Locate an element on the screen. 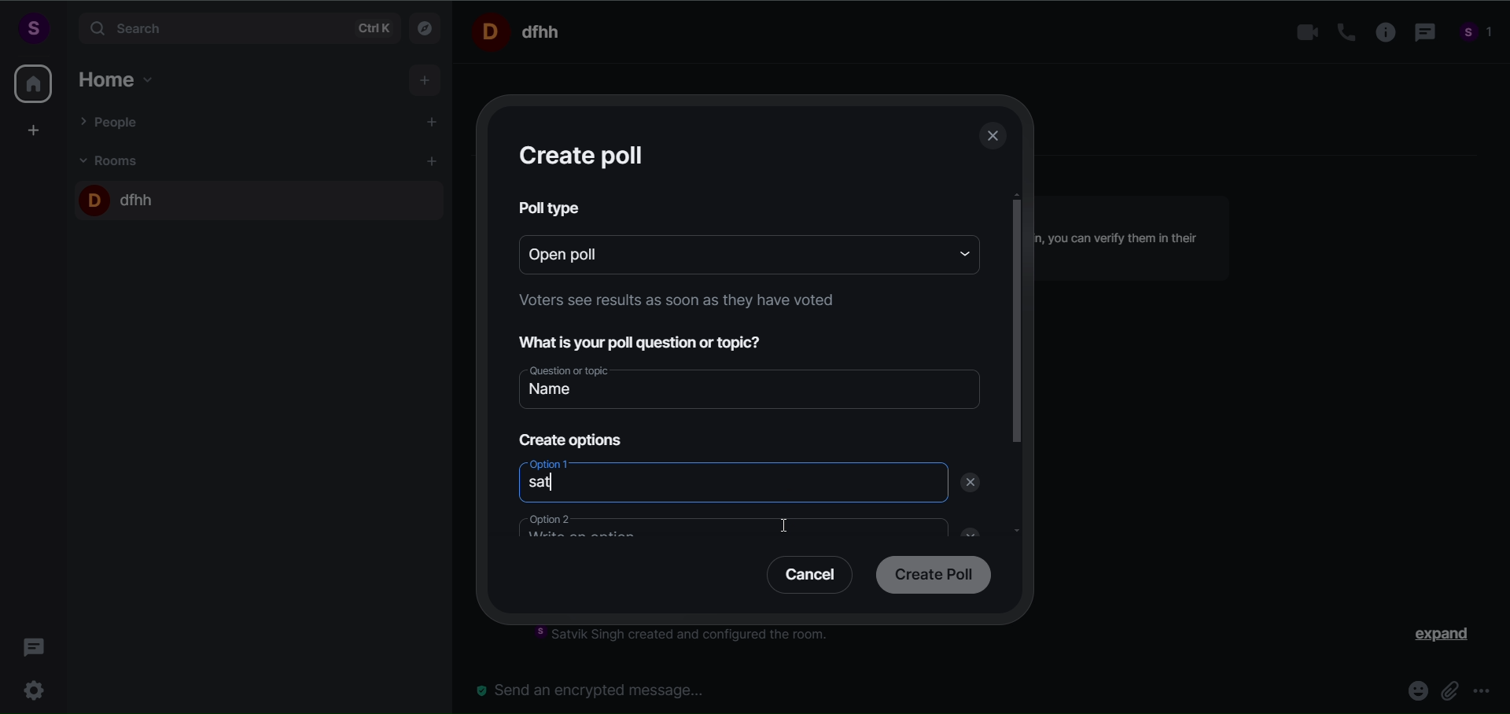 The image size is (1510, 714). call is located at coordinates (1340, 32).